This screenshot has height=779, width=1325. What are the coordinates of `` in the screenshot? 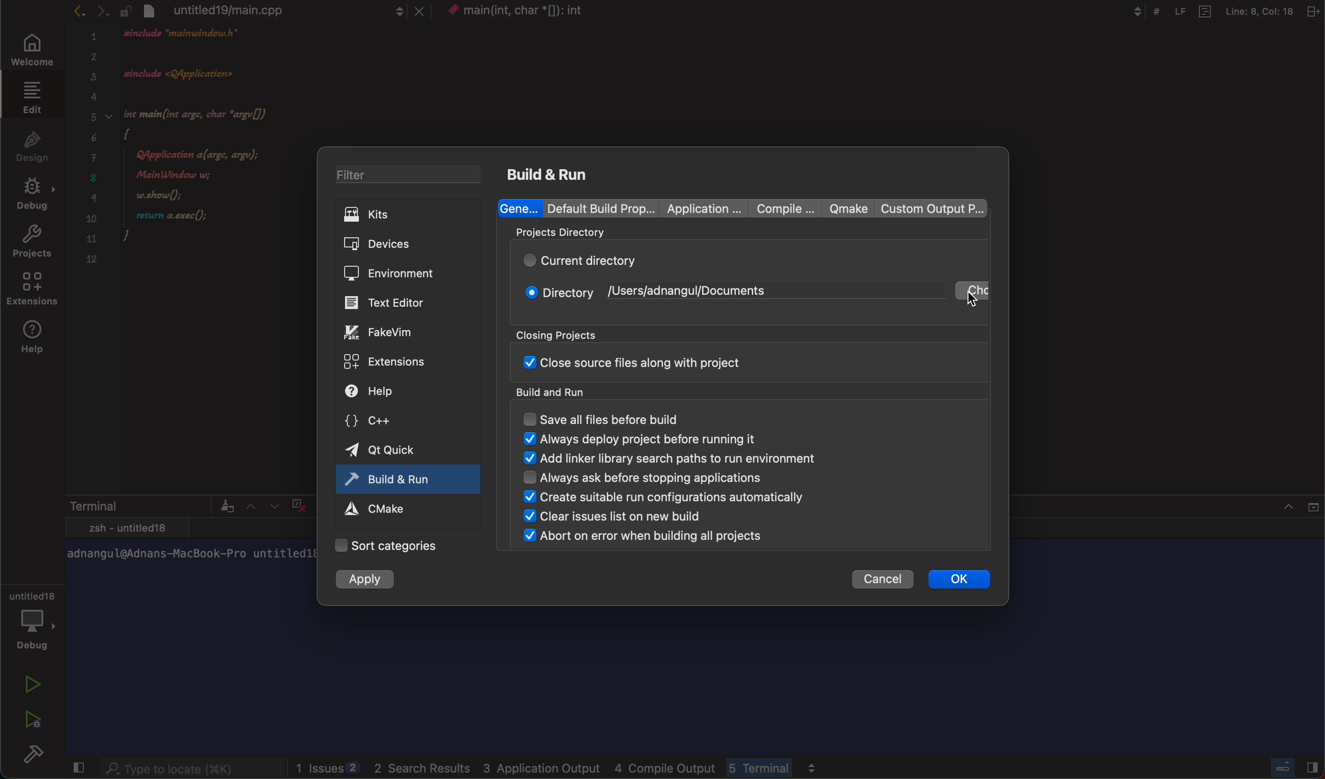 It's located at (1218, 10).